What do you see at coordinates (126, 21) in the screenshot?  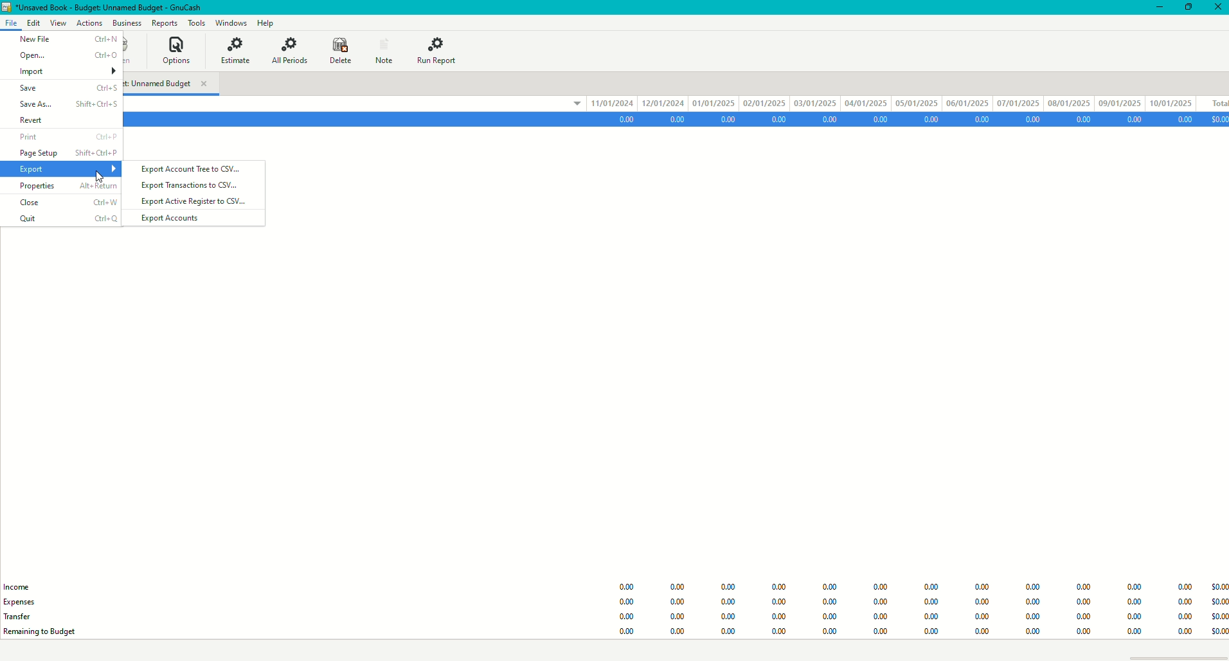 I see `Business` at bounding box center [126, 21].